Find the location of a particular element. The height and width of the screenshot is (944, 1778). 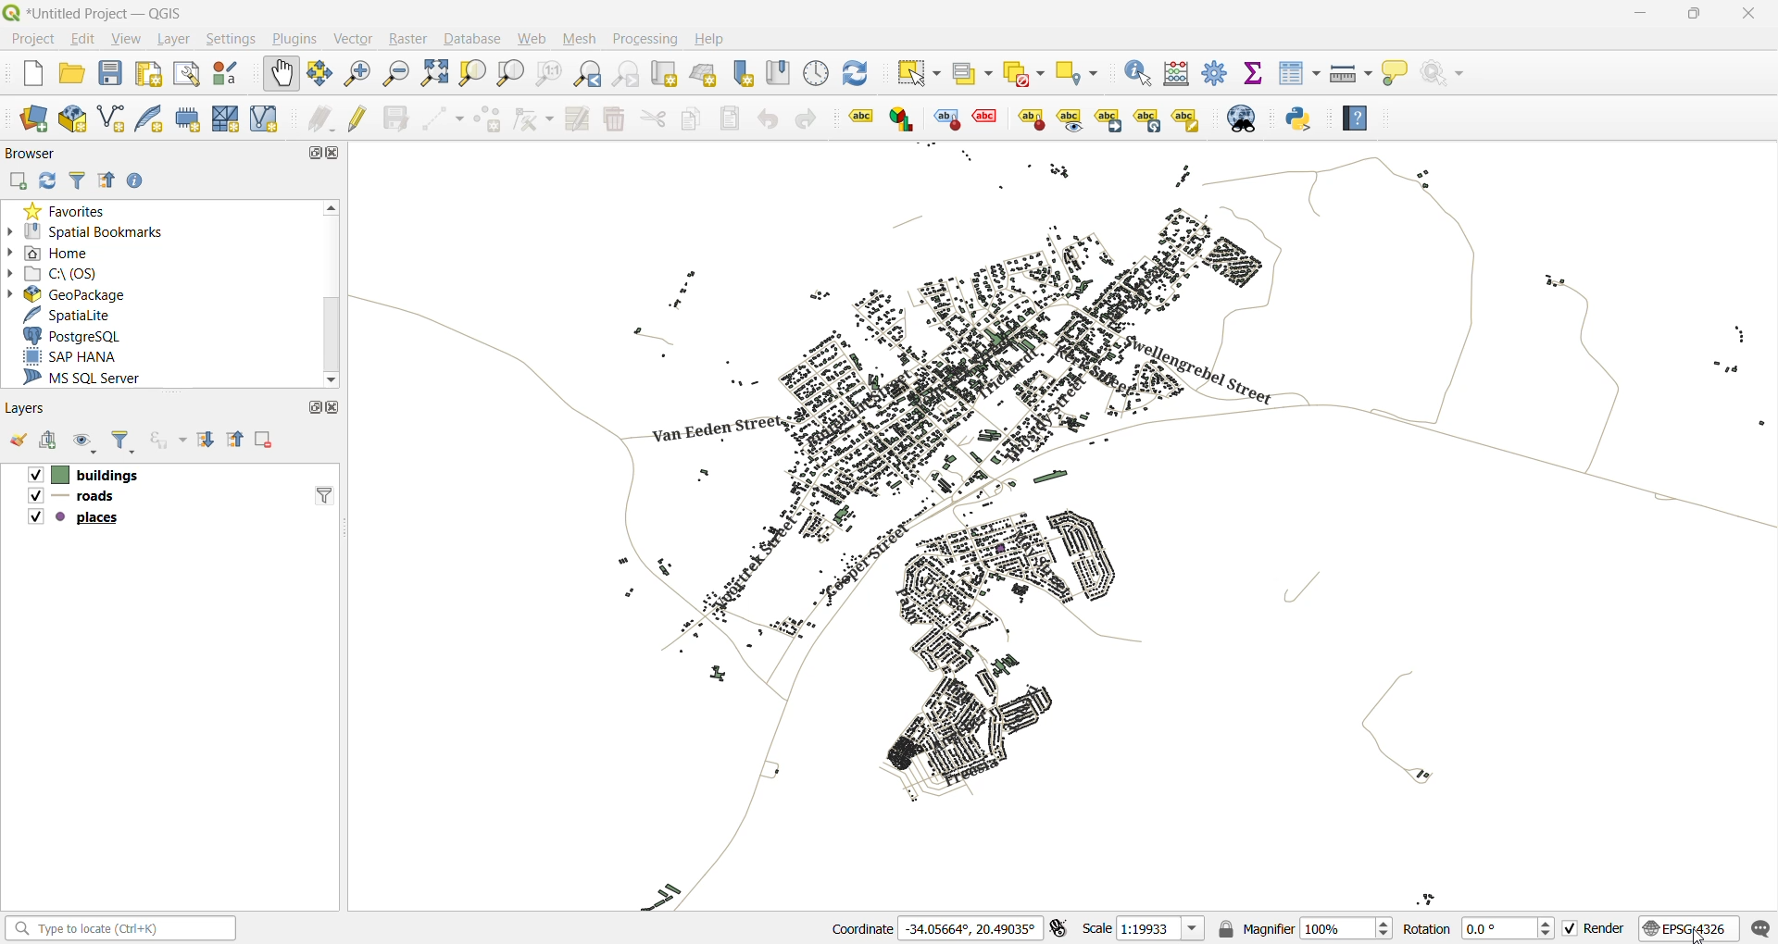

logo is located at coordinates (11, 12).